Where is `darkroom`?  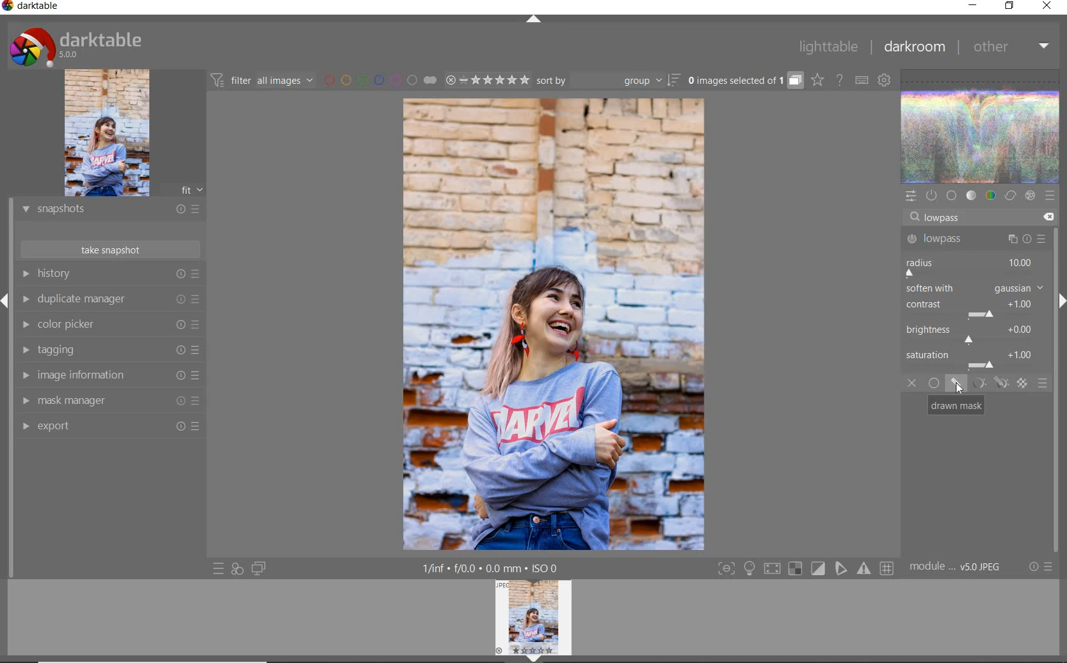 darkroom is located at coordinates (915, 48).